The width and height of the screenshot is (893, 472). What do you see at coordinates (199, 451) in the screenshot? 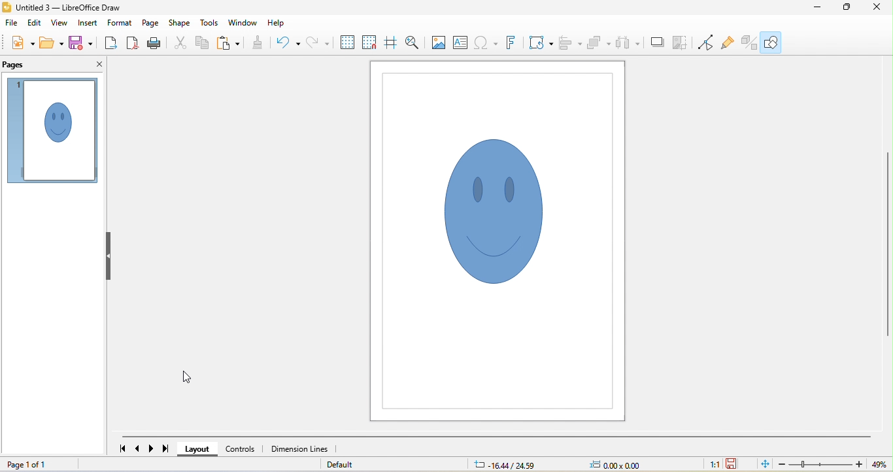
I see `layout` at bounding box center [199, 451].